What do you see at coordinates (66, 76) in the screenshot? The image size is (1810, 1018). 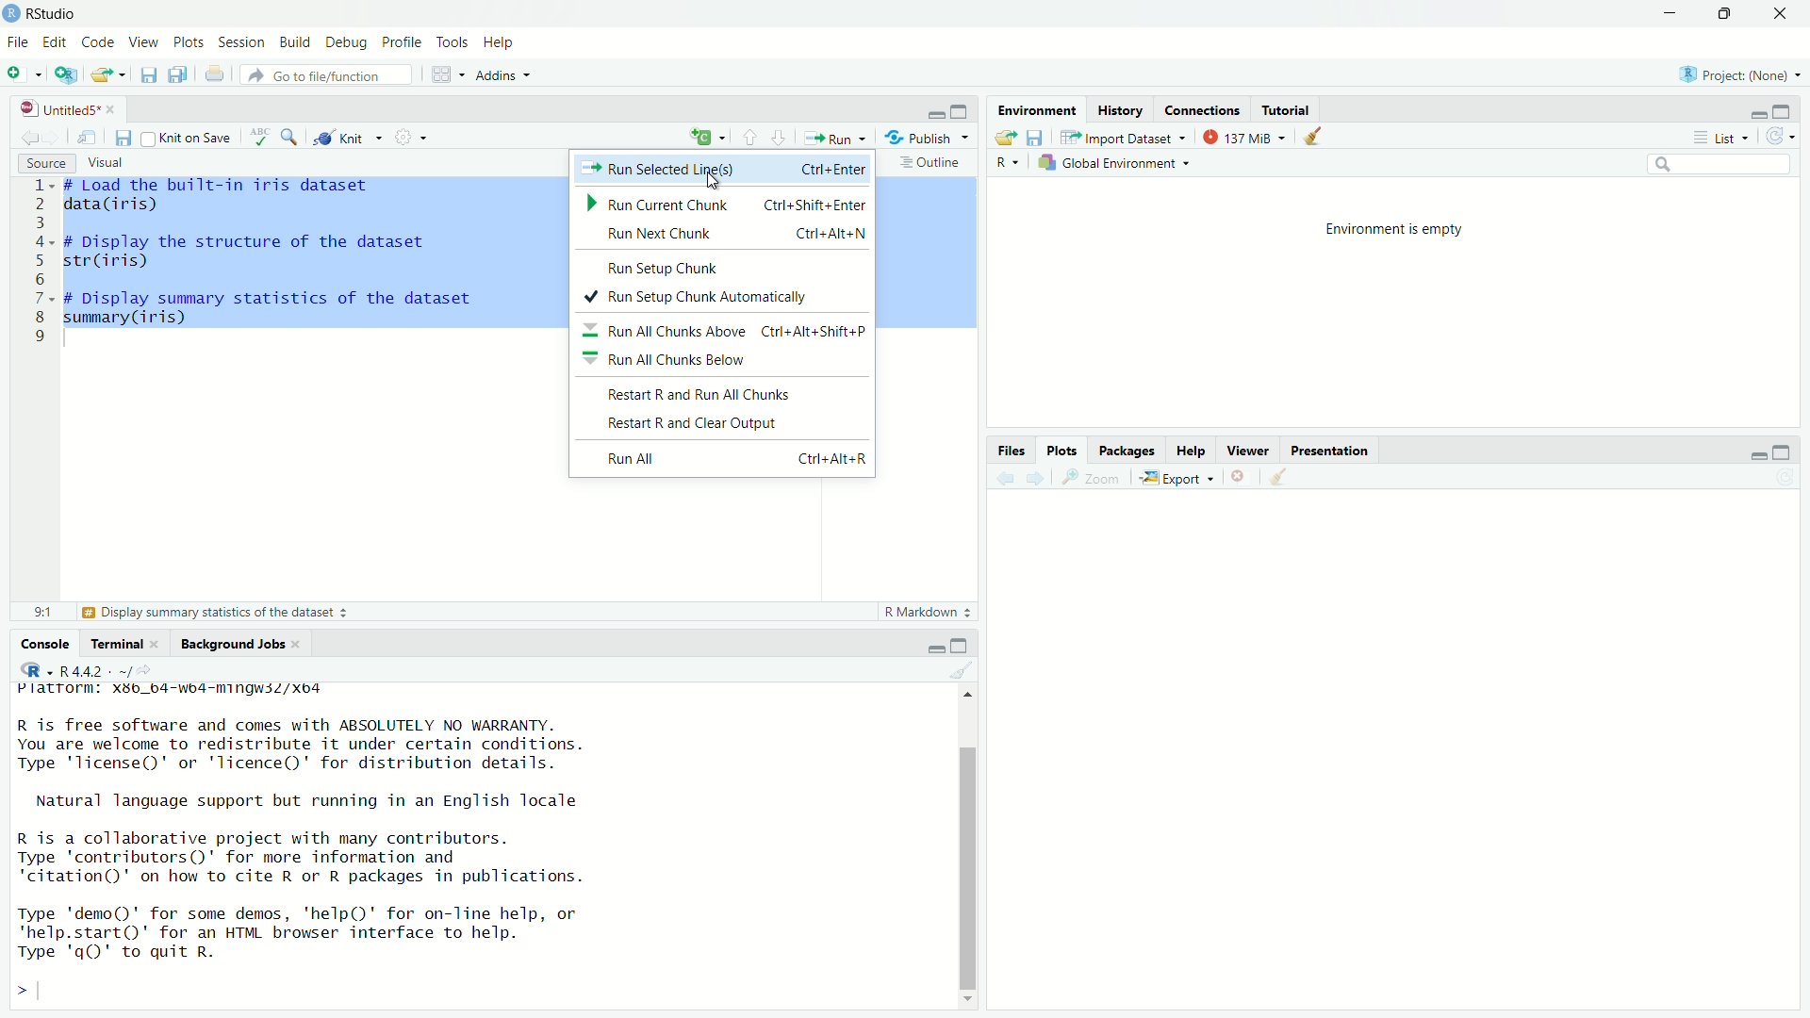 I see `Create new project` at bounding box center [66, 76].